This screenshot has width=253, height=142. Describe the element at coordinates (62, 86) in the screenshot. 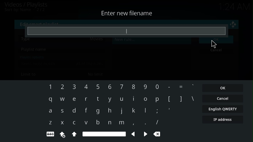

I see `2` at that location.